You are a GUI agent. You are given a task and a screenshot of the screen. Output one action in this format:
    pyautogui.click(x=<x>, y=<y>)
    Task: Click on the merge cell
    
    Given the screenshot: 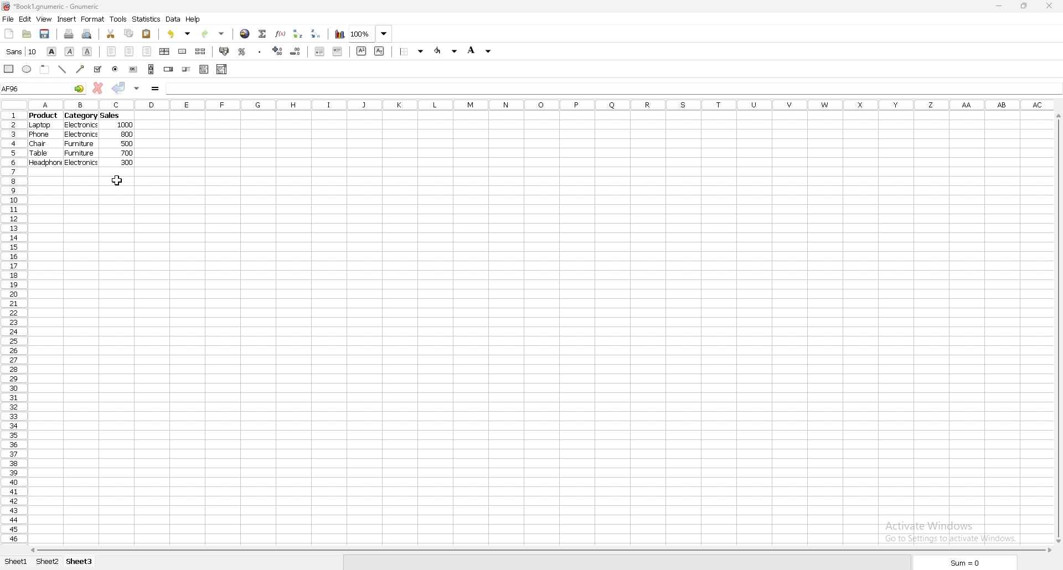 What is the action you would take?
    pyautogui.click(x=183, y=51)
    